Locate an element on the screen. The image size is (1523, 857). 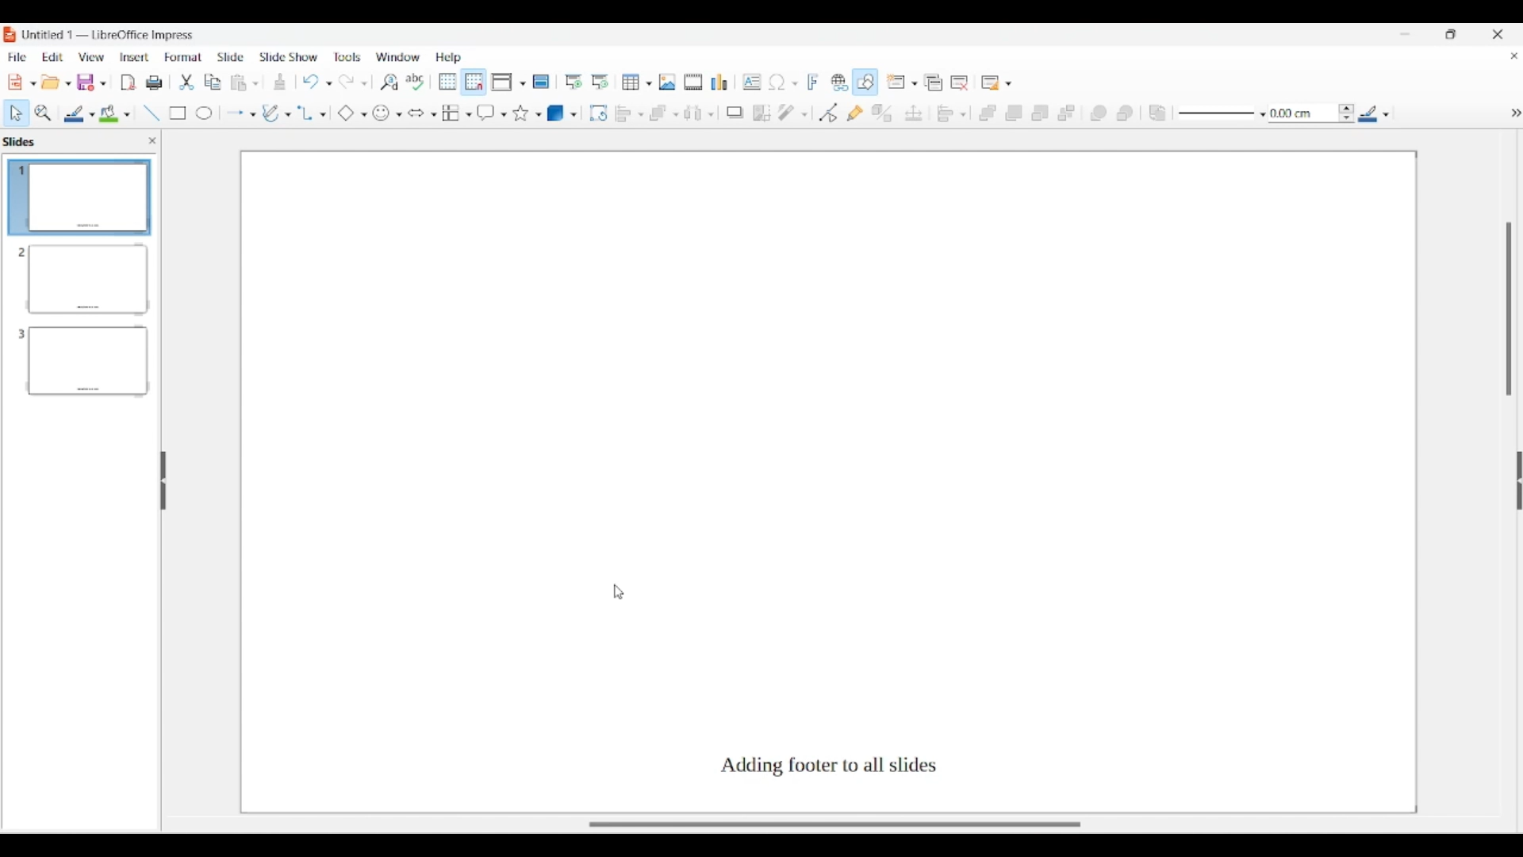
Help menu is located at coordinates (449, 58).